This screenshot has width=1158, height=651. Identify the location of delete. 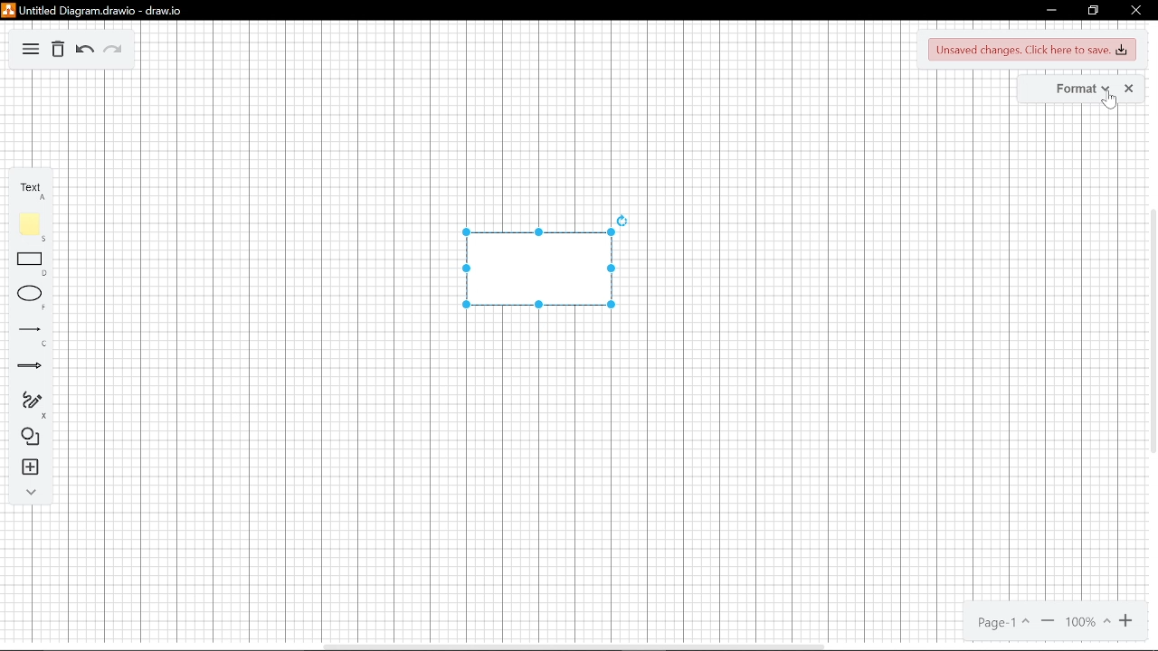
(56, 50).